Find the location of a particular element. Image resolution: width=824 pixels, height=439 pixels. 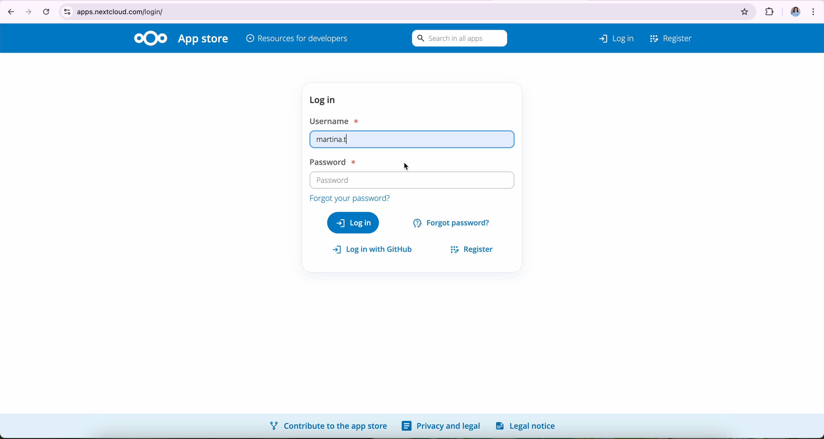

register is located at coordinates (469, 248).